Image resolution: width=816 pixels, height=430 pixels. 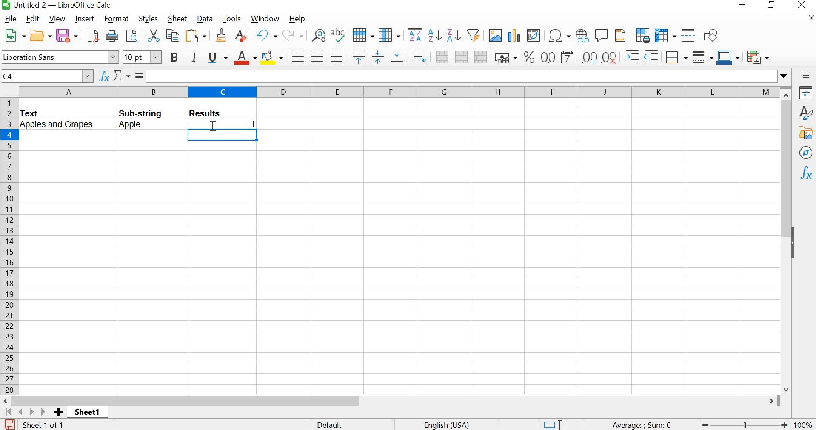 What do you see at coordinates (132, 36) in the screenshot?
I see `toggle print preview` at bounding box center [132, 36].